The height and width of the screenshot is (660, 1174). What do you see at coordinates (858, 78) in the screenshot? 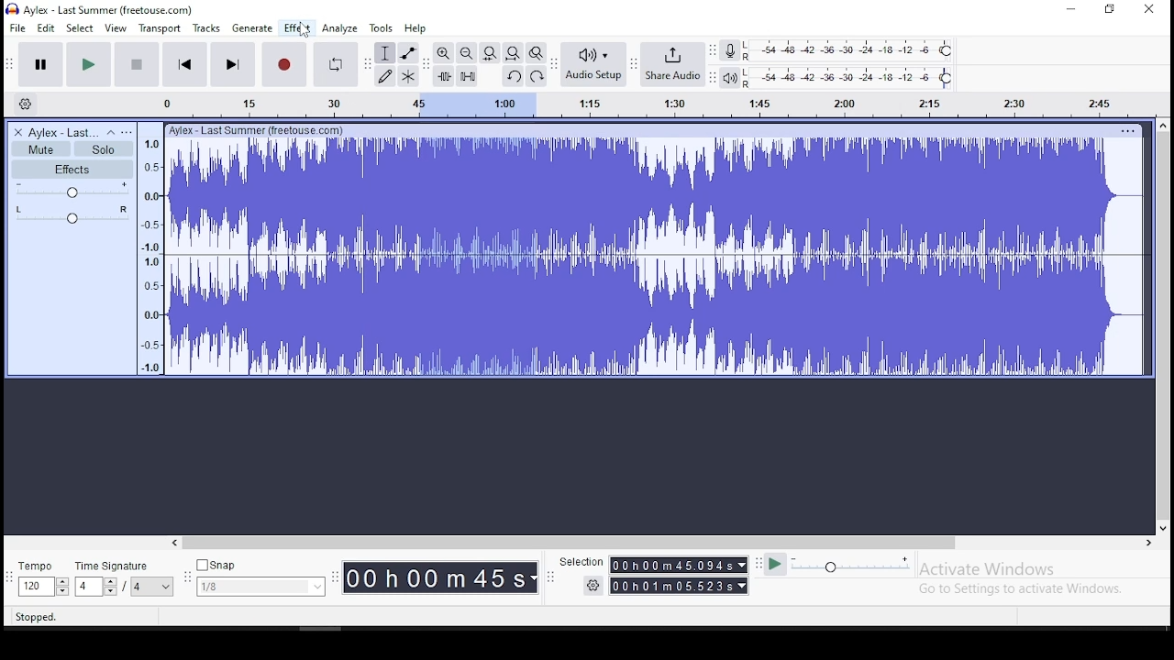
I see `playback level` at bounding box center [858, 78].